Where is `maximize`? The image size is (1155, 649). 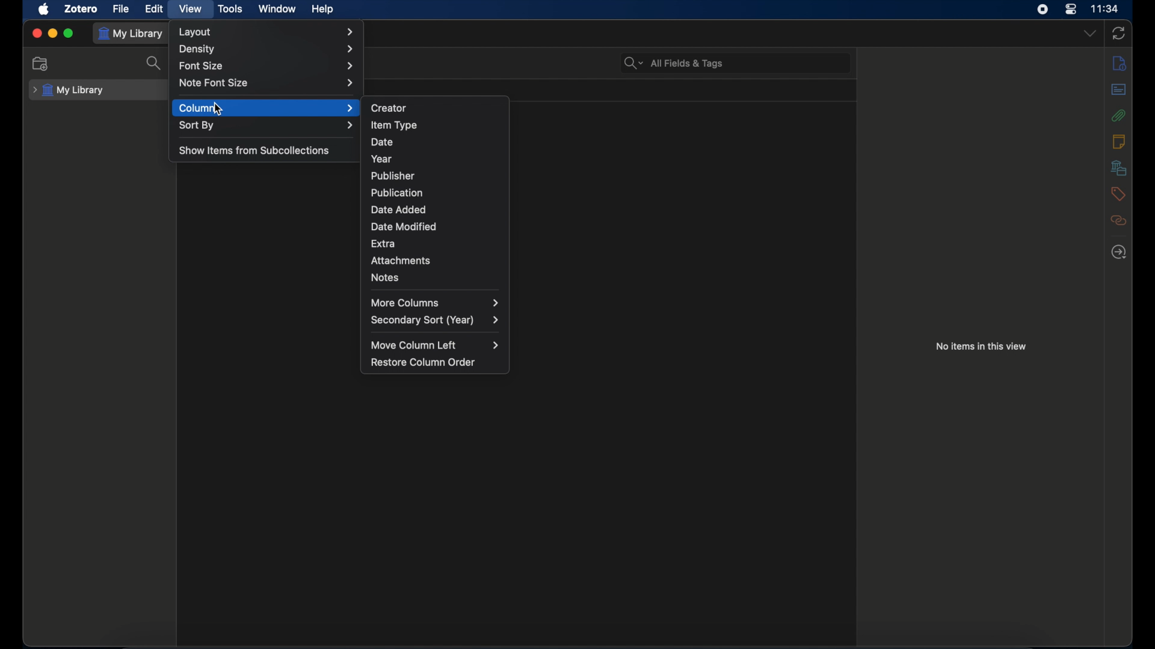
maximize is located at coordinates (69, 33).